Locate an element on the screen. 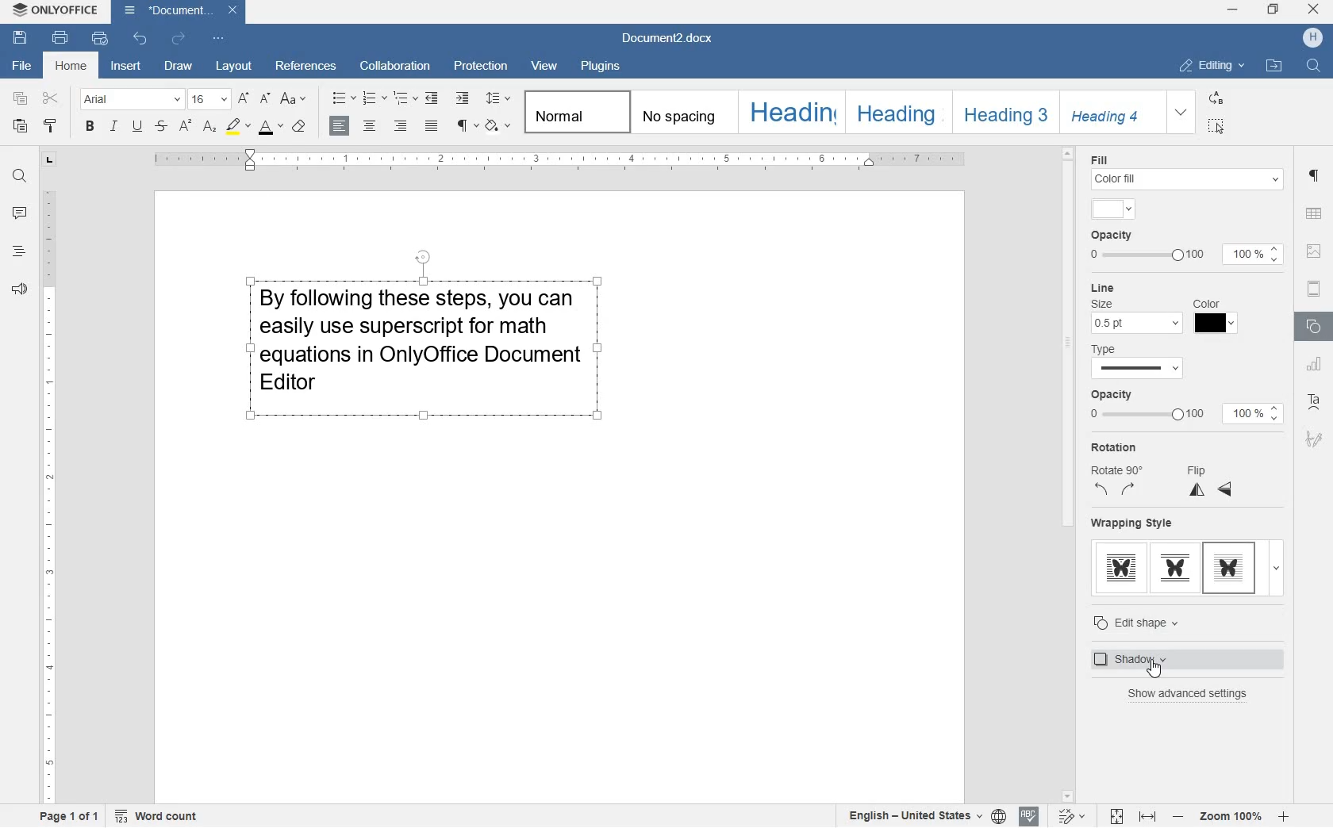 This screenshot has width=1333, height=828. text art is located at coordinates (1314, 404).